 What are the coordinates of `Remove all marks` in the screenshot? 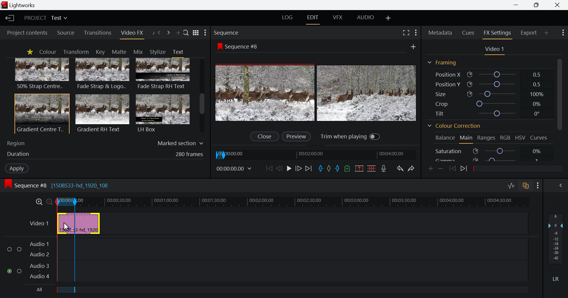 It's located at (328, 169).